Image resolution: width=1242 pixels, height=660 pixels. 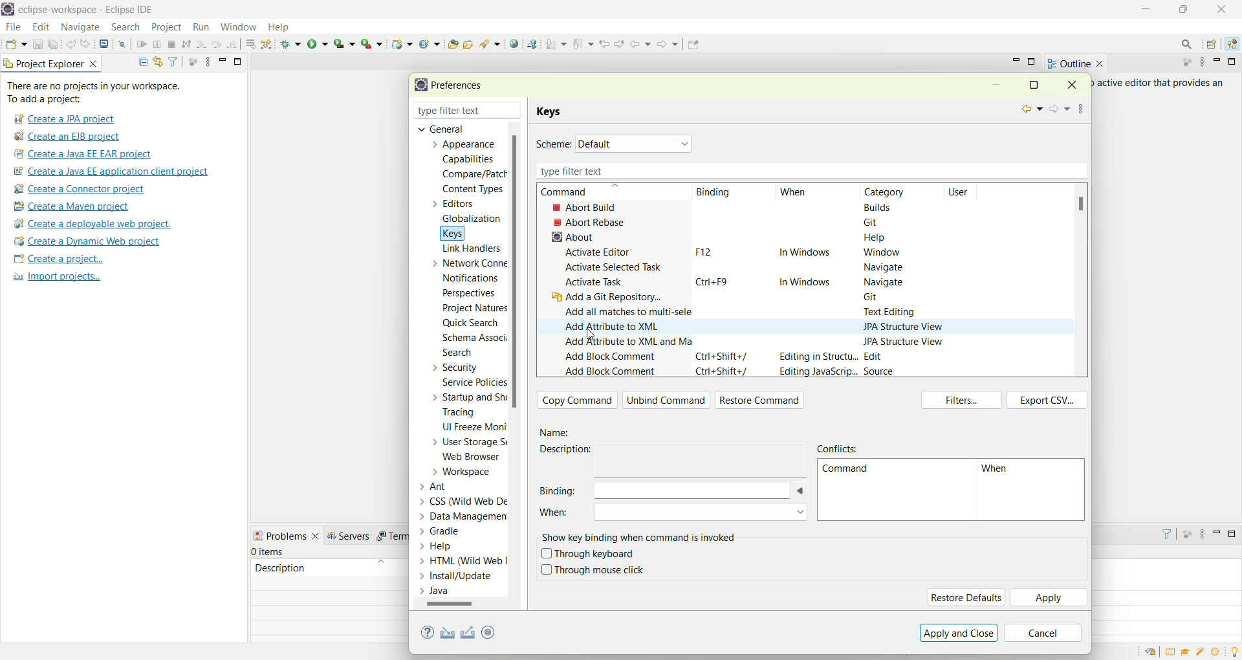 I want to click on activate selected task, so click(x=615, y=267).